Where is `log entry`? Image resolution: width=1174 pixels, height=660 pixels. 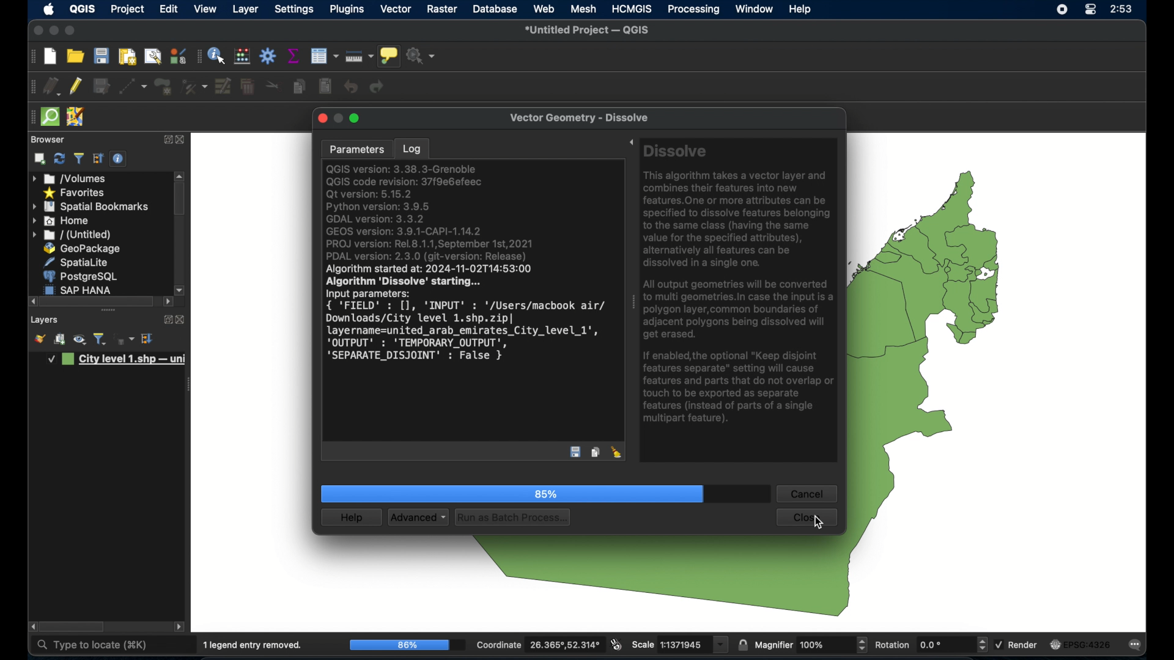 log entry is located at coordinates (470, 271).